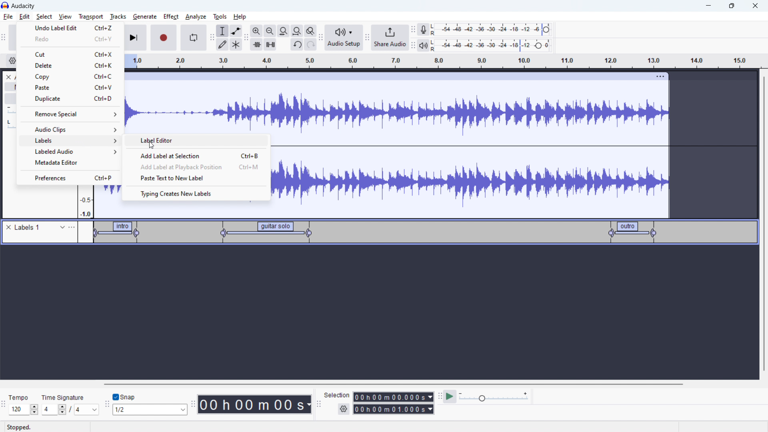  What do you see at coordinates (172, 177) in the screenshot?
I see `Paste Text to New Label` at bounding box center [172, 177].